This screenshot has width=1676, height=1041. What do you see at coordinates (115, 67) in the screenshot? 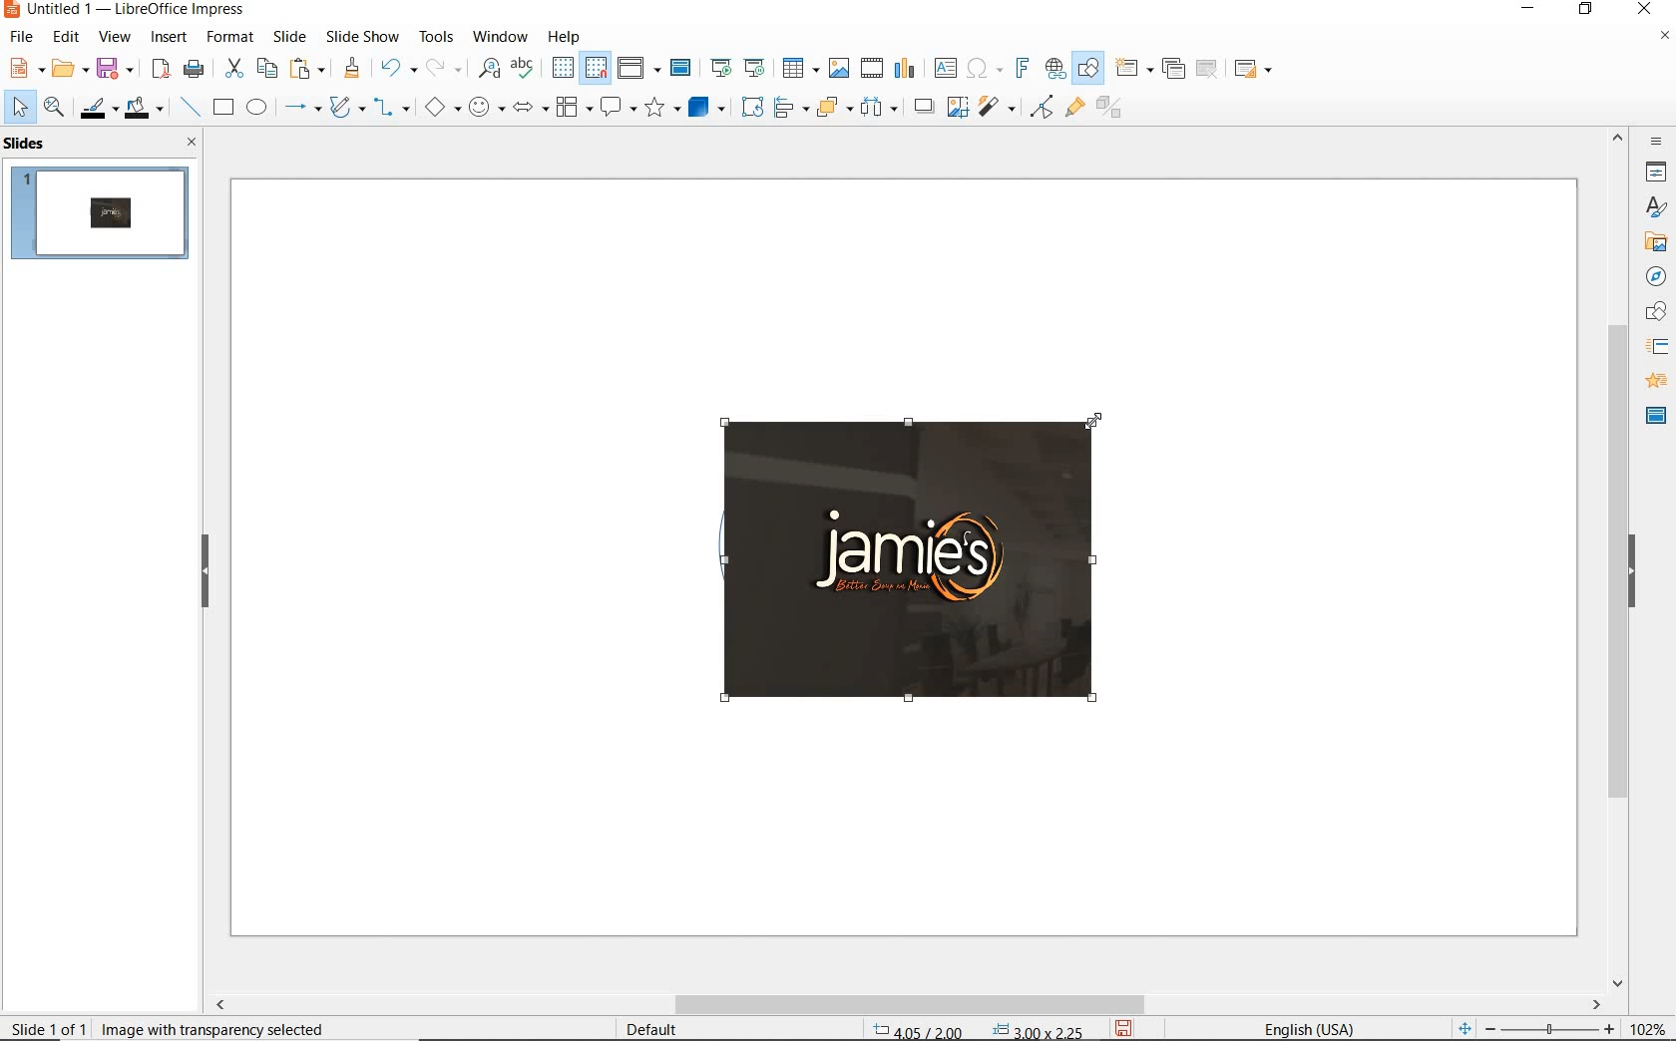
I see `save` at bounding box center [115, 67].